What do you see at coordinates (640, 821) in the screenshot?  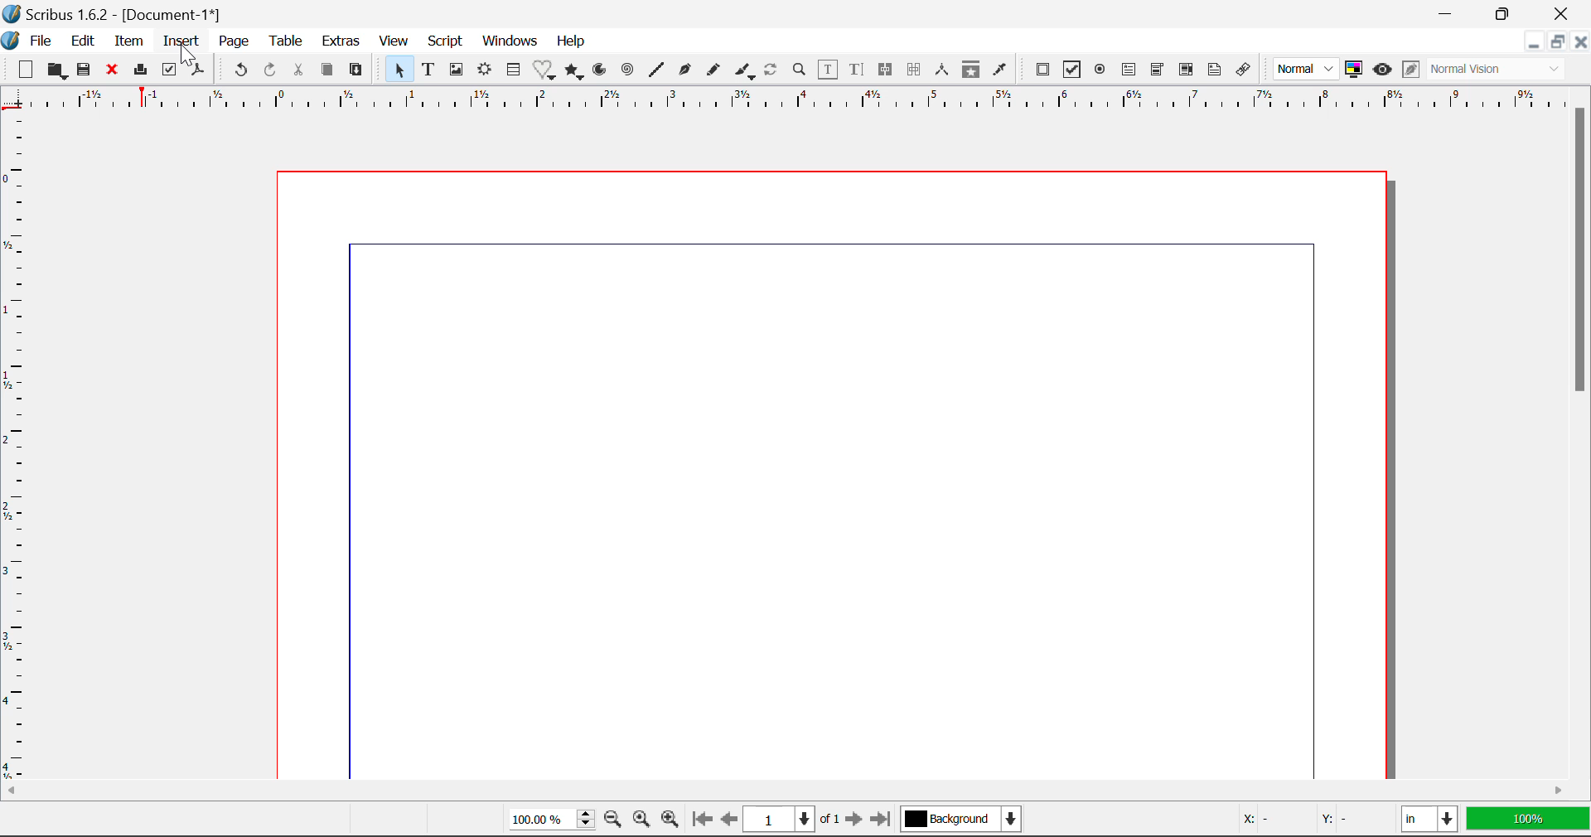 I see `Zoom to 100%` at bounding box center [640, 821].